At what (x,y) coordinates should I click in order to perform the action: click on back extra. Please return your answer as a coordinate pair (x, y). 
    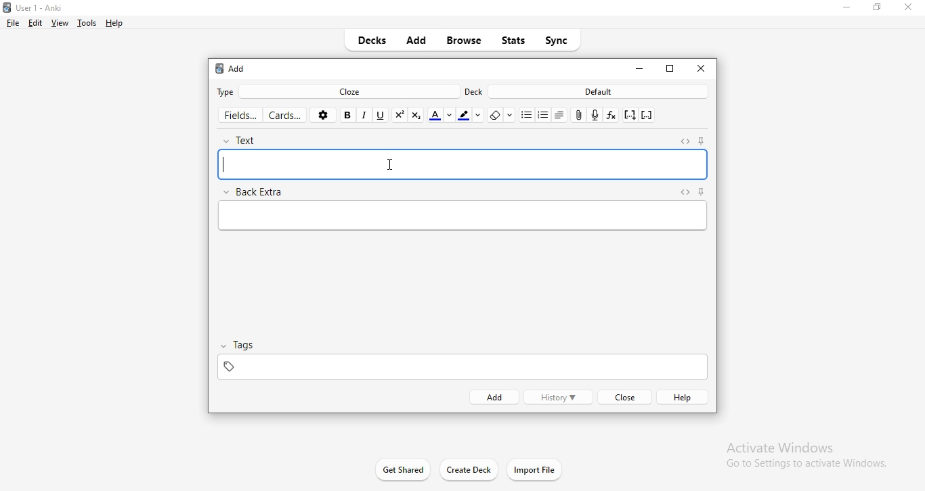
    Looking at the image, I should click on (256, 190).